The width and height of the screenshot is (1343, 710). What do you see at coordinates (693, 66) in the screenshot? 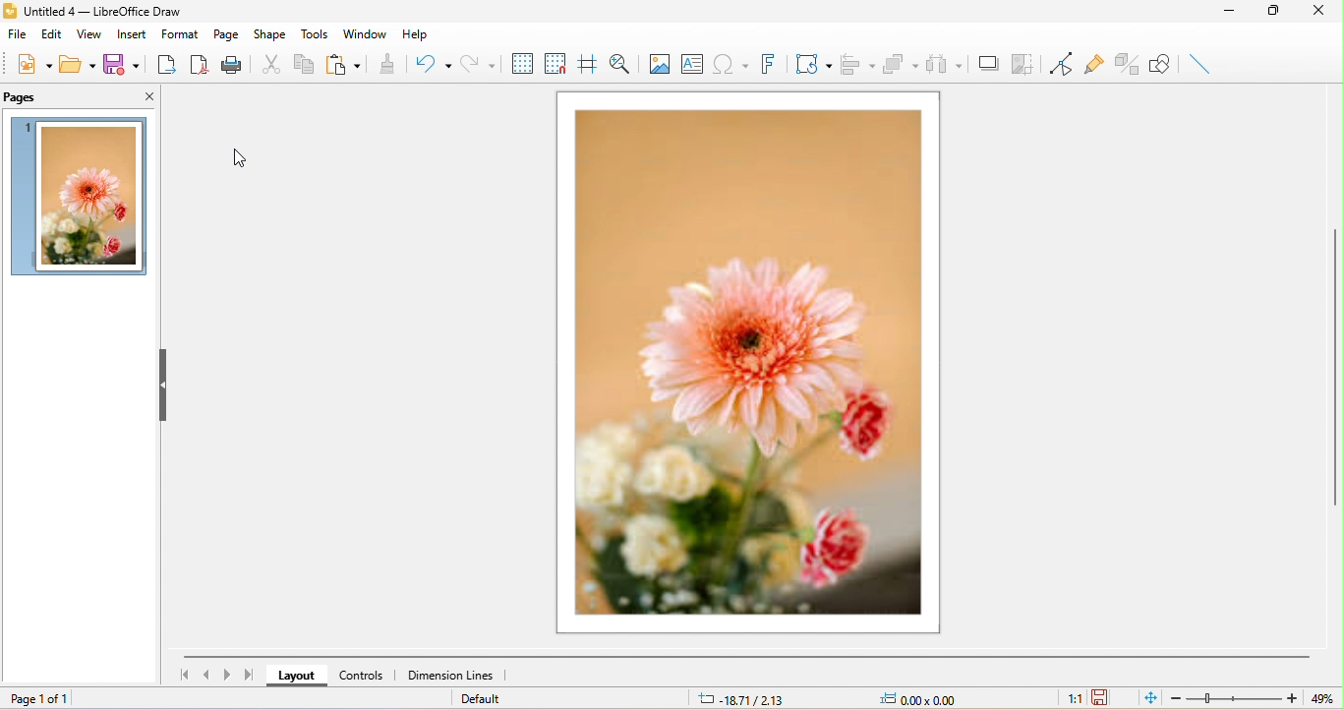
I see `text box` at bounding box center [693, 66].